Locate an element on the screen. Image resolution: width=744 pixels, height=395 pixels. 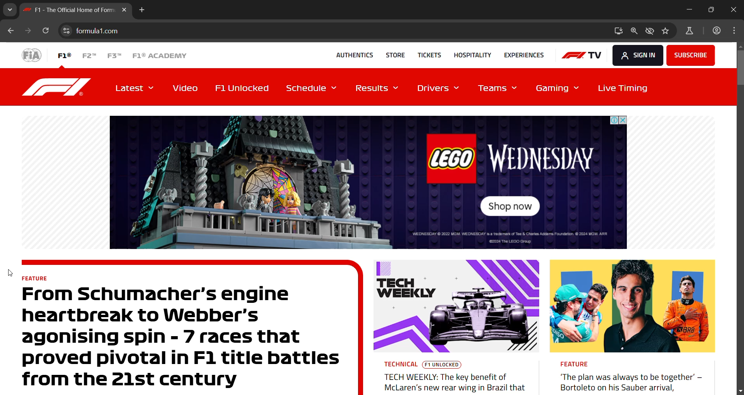
Teams is located at coordinates (499, 90).